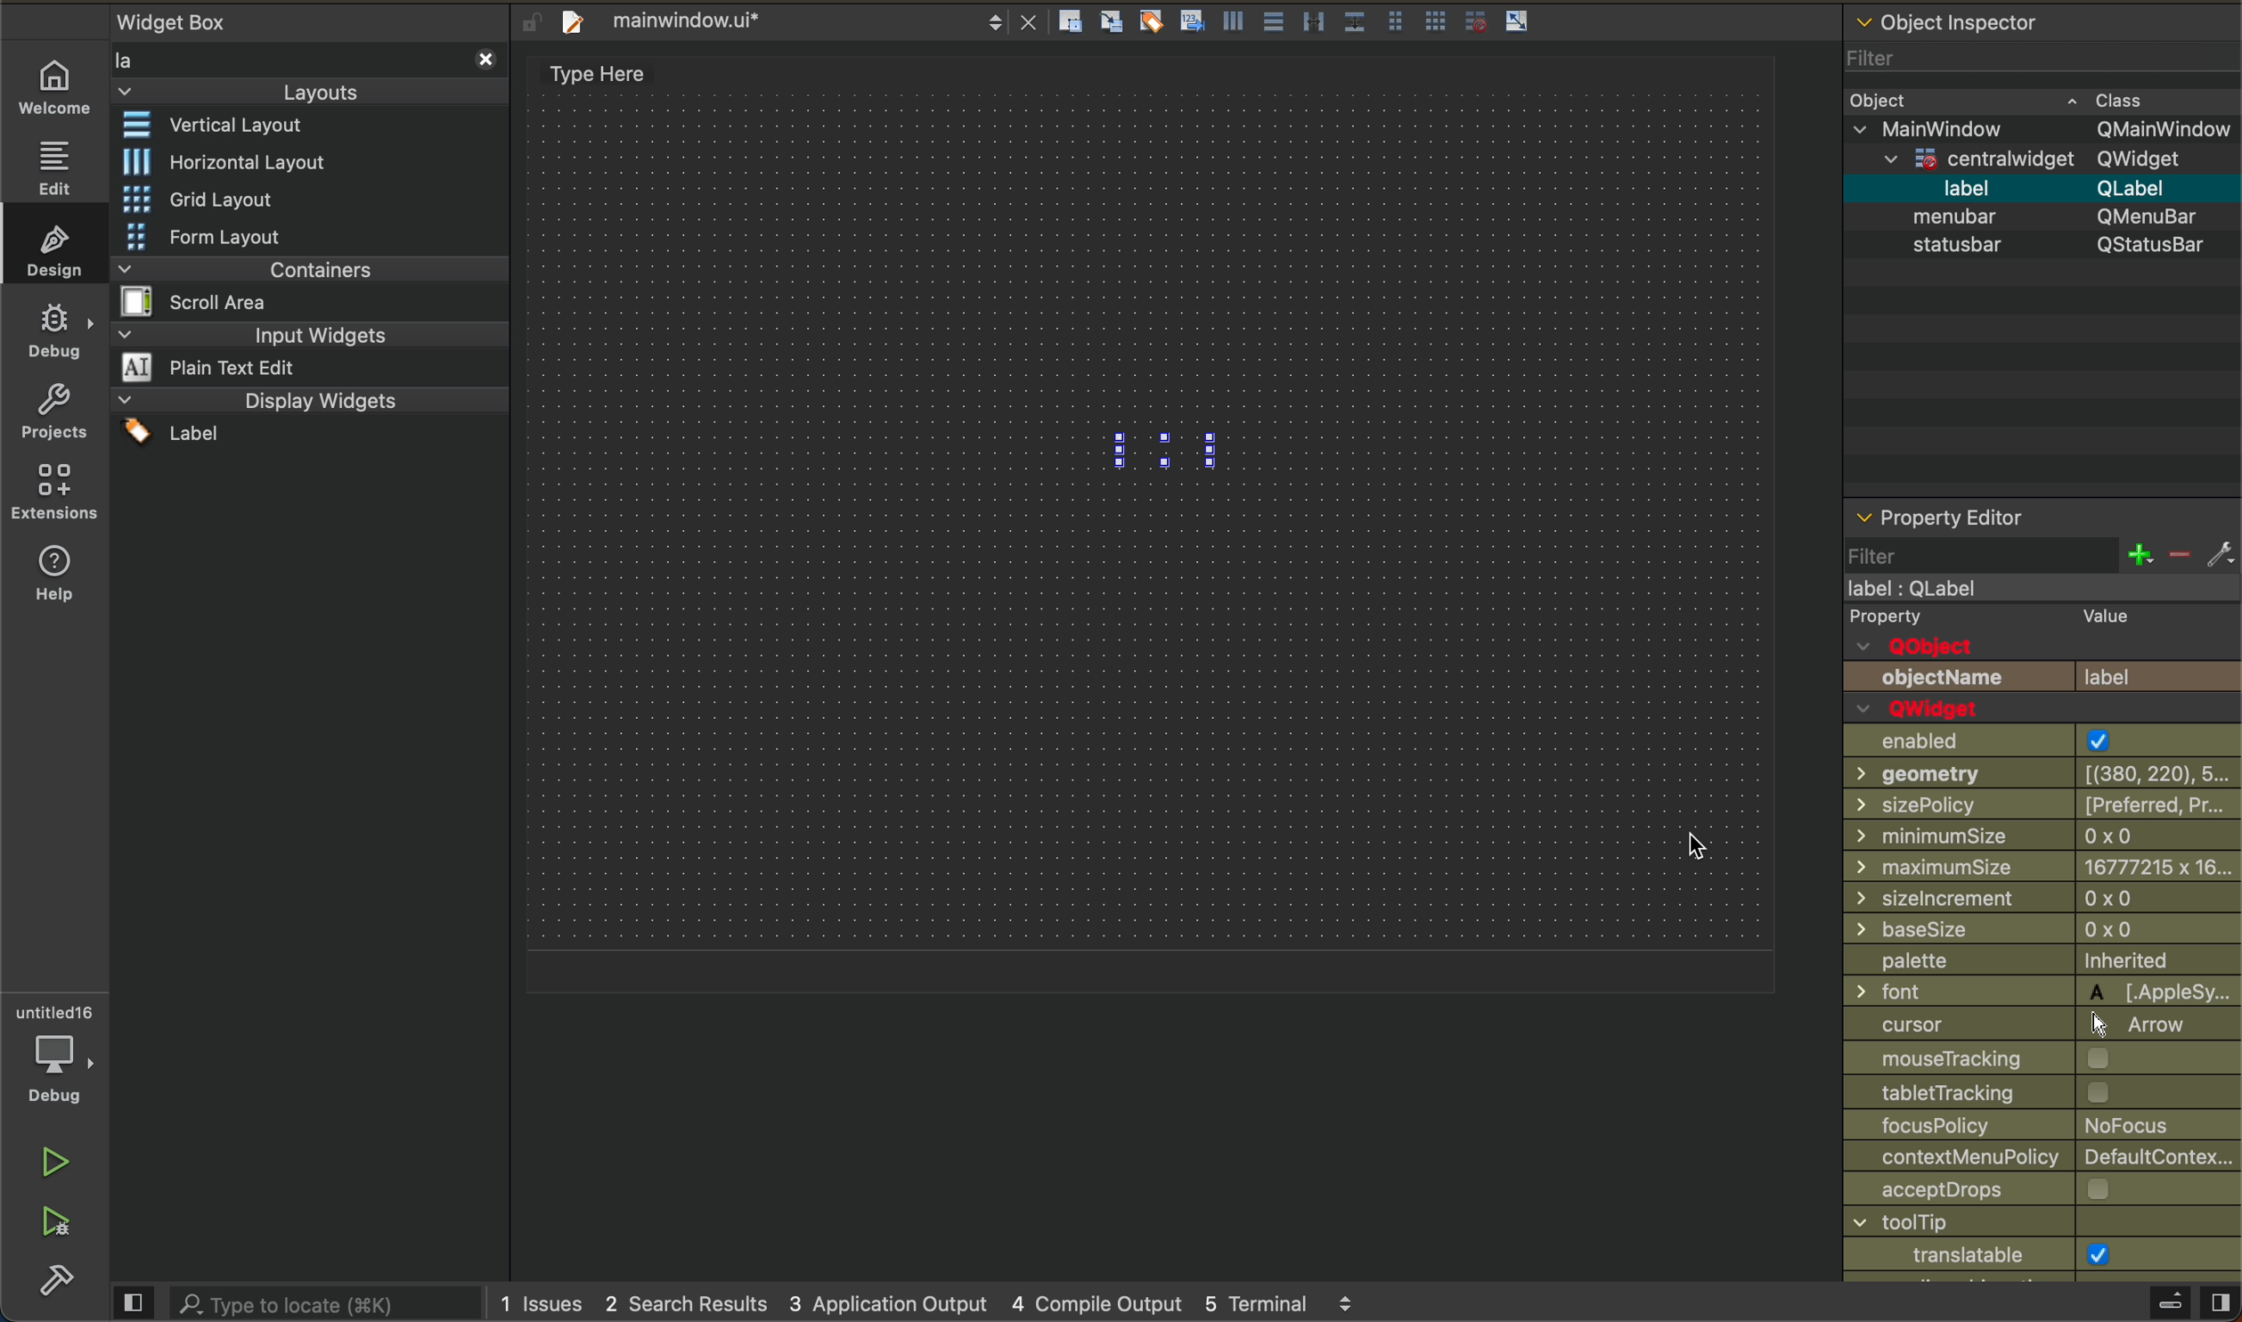 The width and height of the screenshot is (2242, 1322). I want to click on cursor, so click(1699, 853).